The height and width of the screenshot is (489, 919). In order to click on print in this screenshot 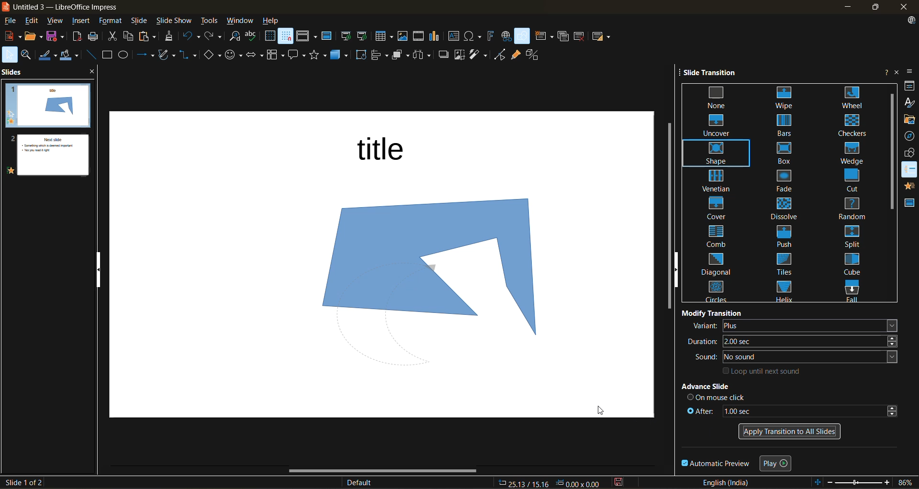, I will do `click(95, 37)`.